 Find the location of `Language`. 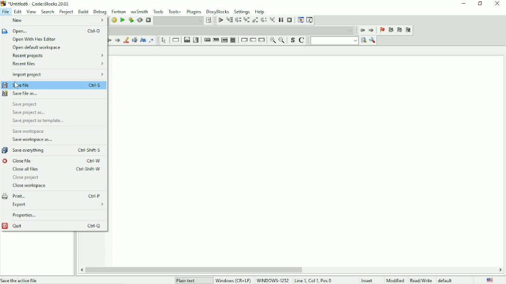

Language is located at coordinates (490, 280).